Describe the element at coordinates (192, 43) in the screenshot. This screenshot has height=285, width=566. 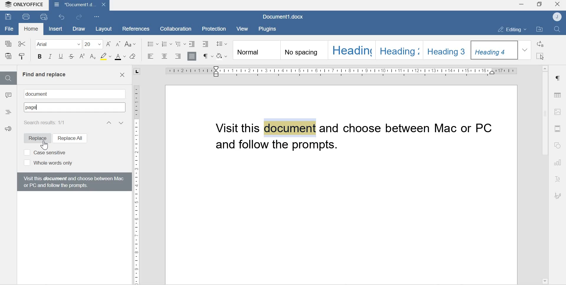
I see `Decrease indent` at that location.